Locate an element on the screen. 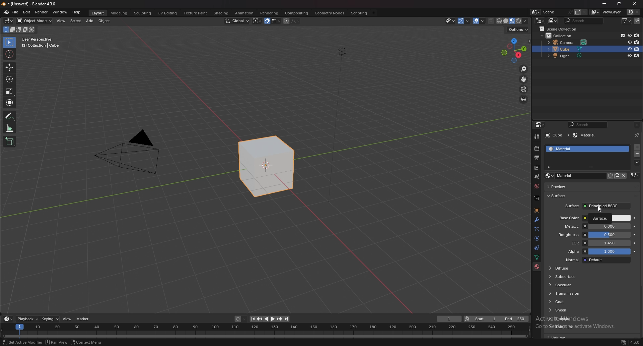 The image size is (643, 346). add workspace is located at coordinates (374, 13).